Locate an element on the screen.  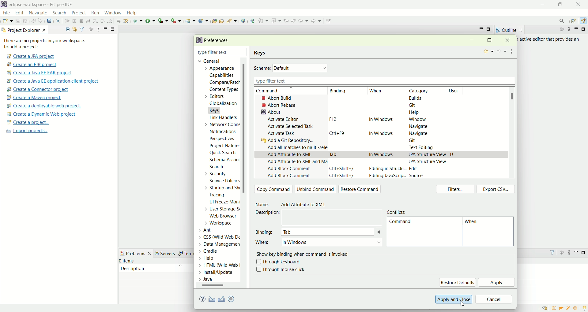
restore command is located at coordinates (361, 190).